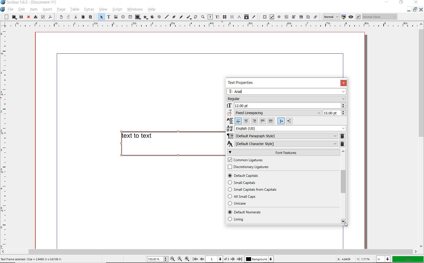 The width and height of the screenshot is (424, 263). What do you see at coordinates (239, 259) in the screenshot?
I see `Last page` at bounding box center [239, 259].